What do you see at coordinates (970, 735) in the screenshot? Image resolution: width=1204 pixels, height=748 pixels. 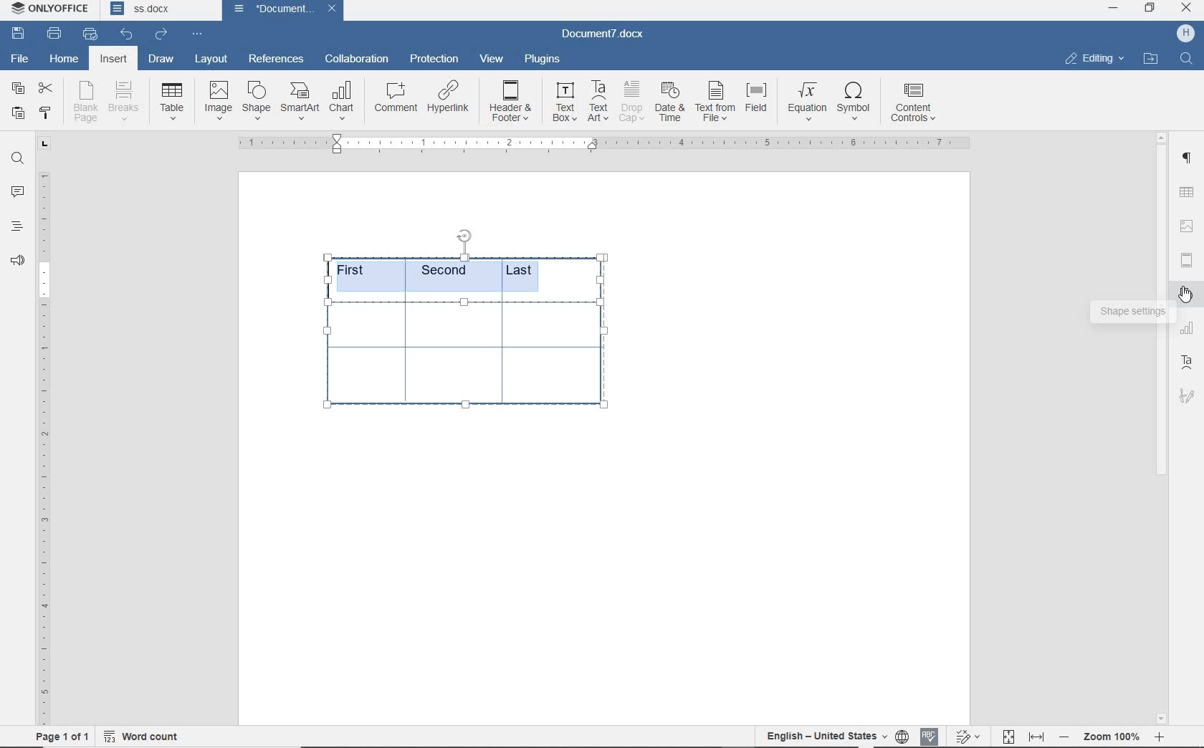 I see `track changes` at bounding box center [970, 735].